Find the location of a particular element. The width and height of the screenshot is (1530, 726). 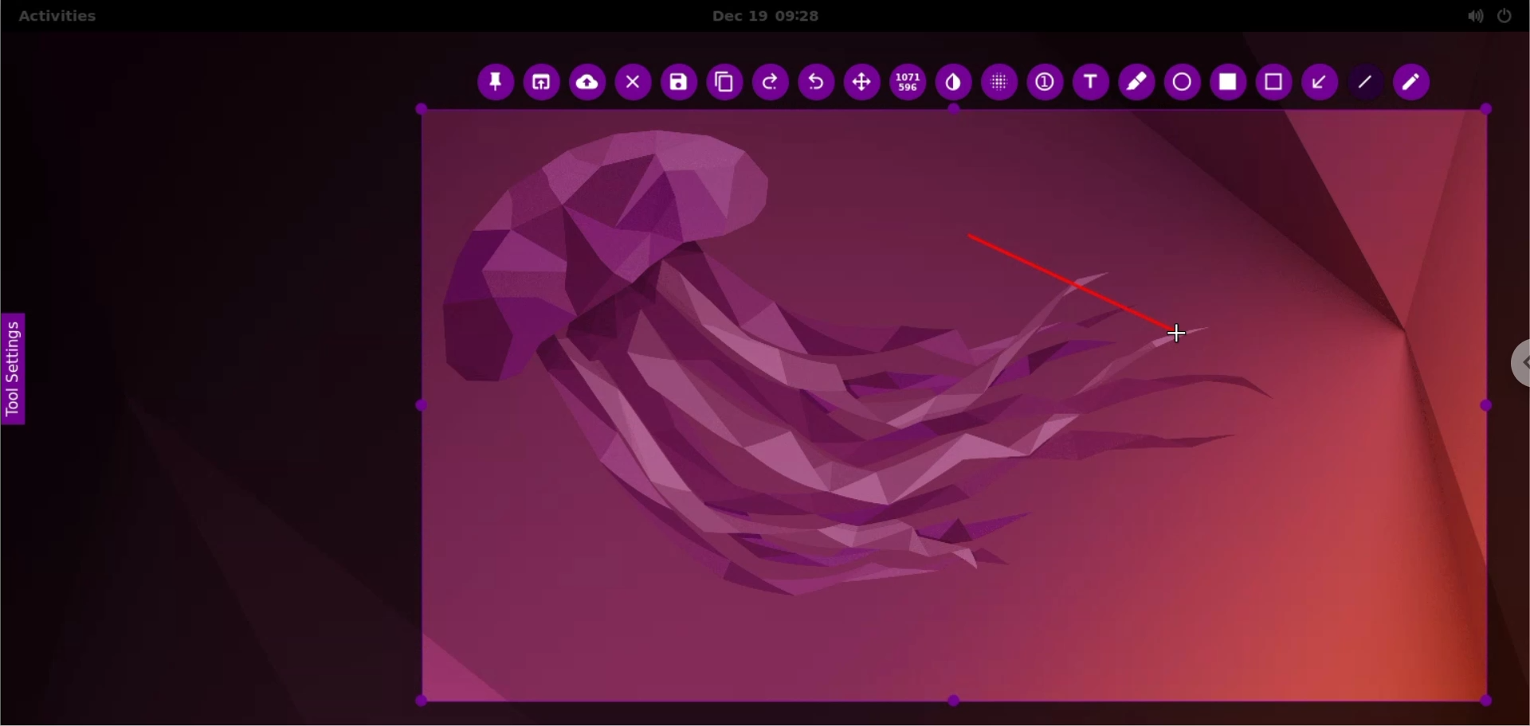

move selection is located at coordinates (866, 84).